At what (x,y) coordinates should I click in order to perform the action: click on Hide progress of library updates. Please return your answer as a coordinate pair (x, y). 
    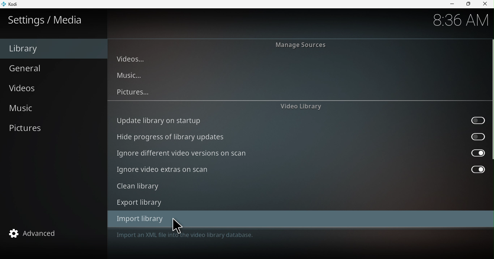
    Looking at the image, I should click on (302, 136).